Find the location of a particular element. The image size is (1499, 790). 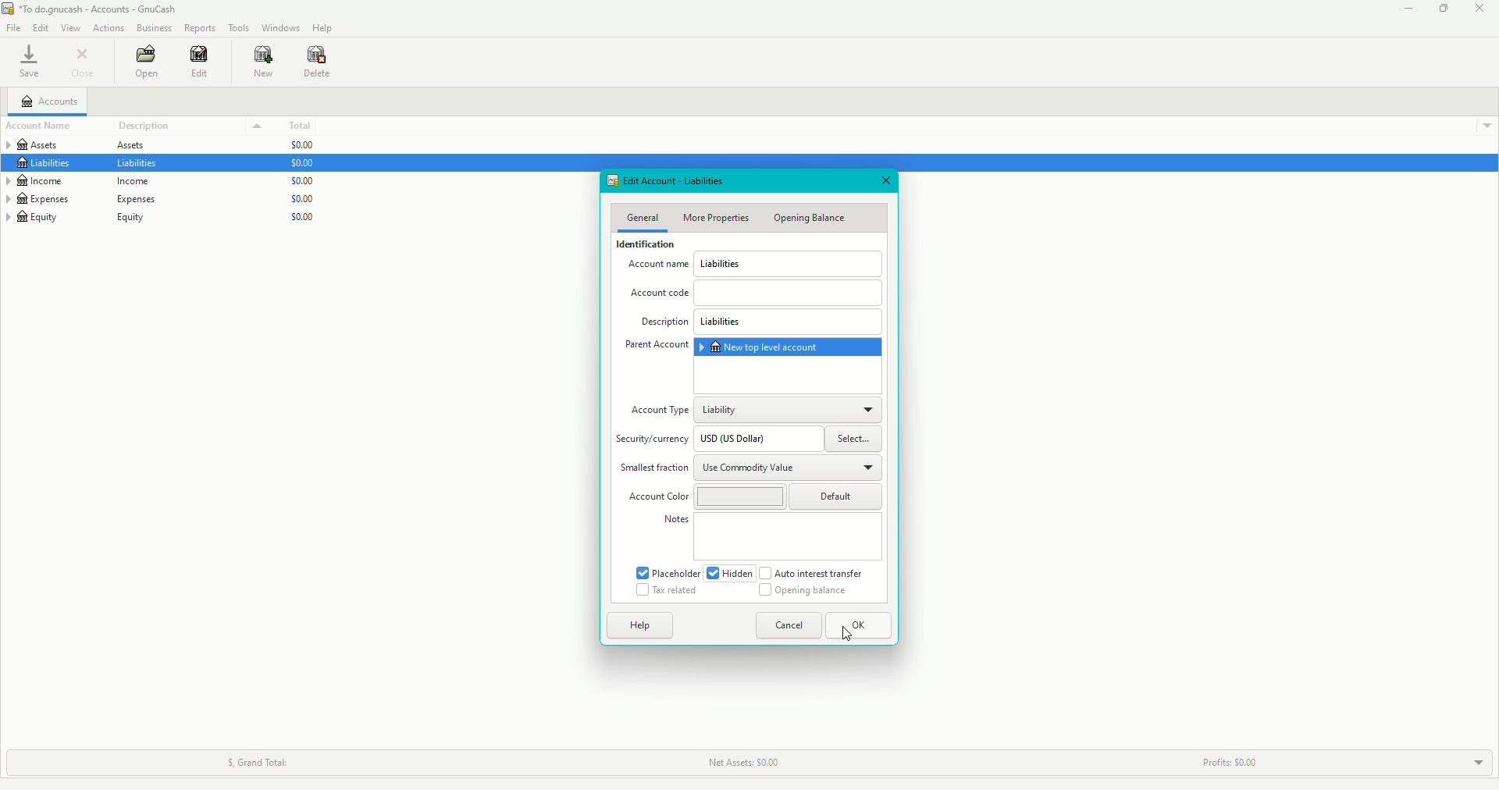

Liabilities is located at coordinates (92, 165).